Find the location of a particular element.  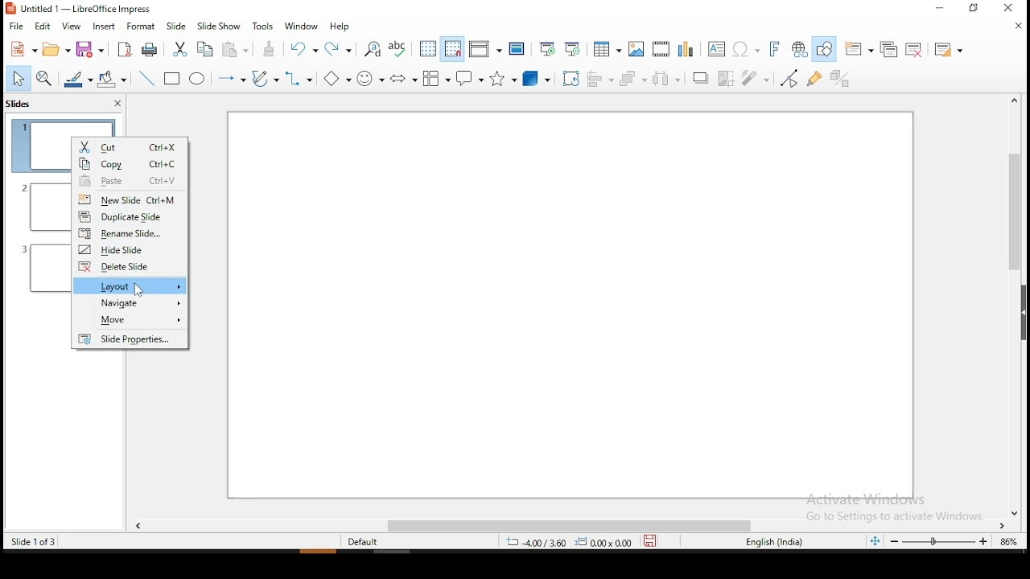

find and replace is located at coordinates (373, 51).